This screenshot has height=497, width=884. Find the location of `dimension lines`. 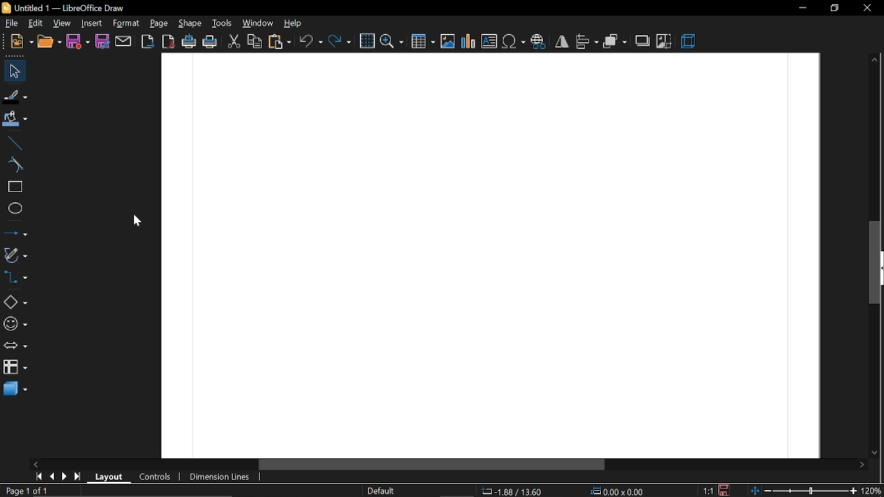

dimension lines is located at coordinates (222, 477).